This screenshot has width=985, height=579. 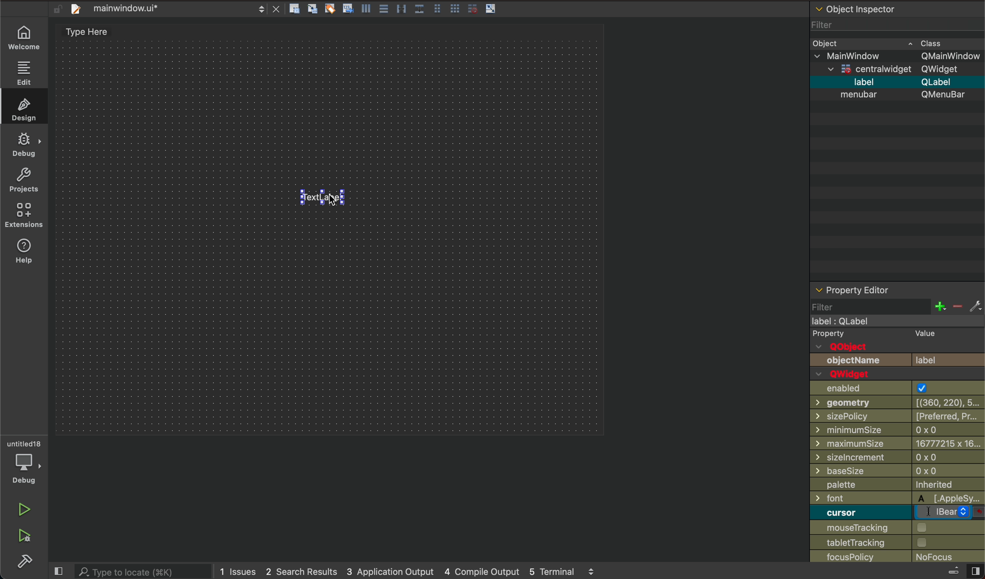 What do you see at coordinates (25, 534) in the screenshot?
I see `run debug` at bounding box center [25, 534].